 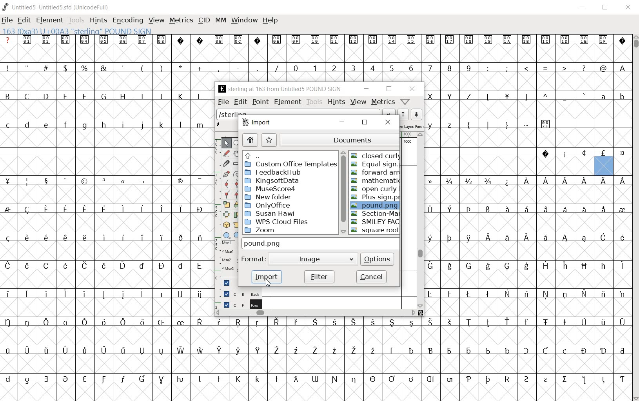 What do you see at coordinates (123, 266) in the screenshot?
I see `Symbol` at bounding box center [123, 266].